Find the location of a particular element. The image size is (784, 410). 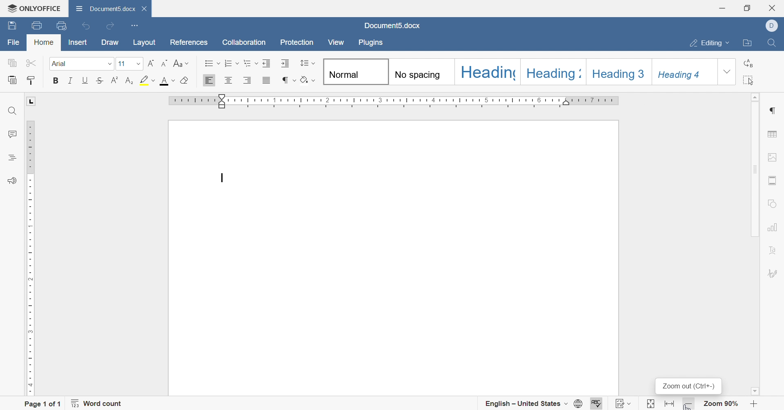

No spacing is located at coordinates (420, 71).